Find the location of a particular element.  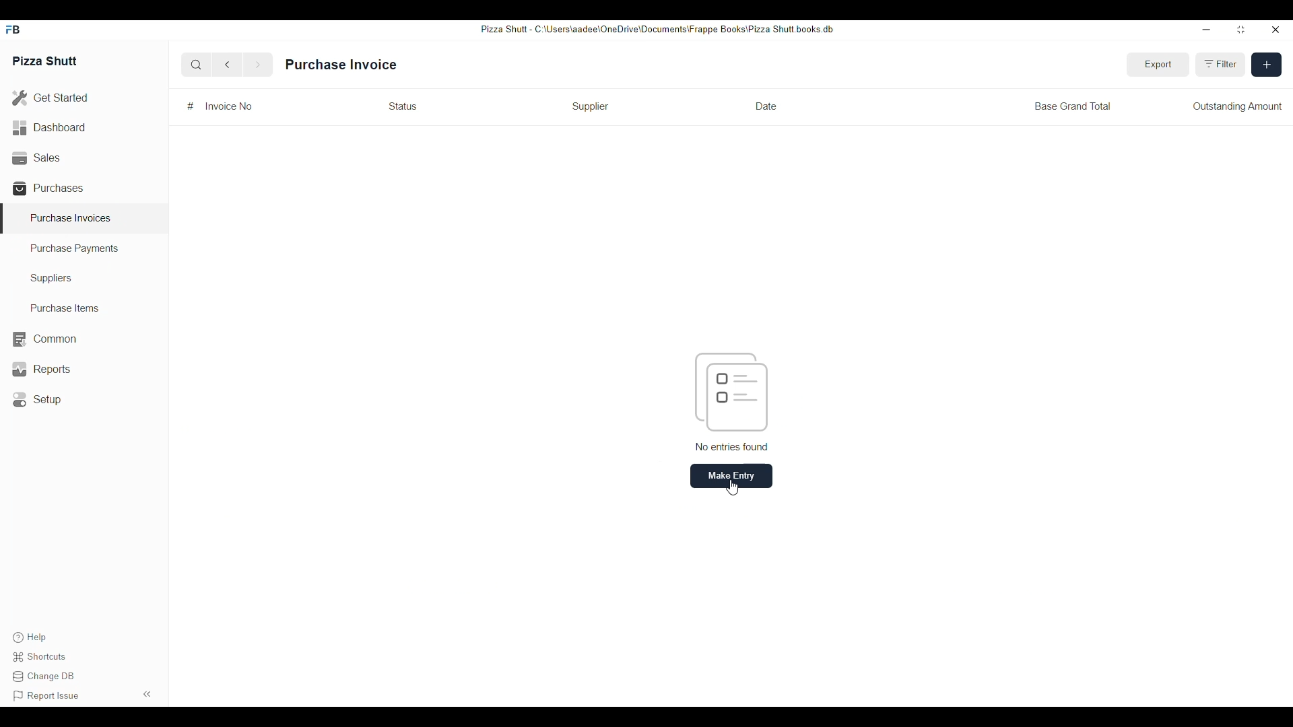

minimize is located at coordinates (1206, 29).